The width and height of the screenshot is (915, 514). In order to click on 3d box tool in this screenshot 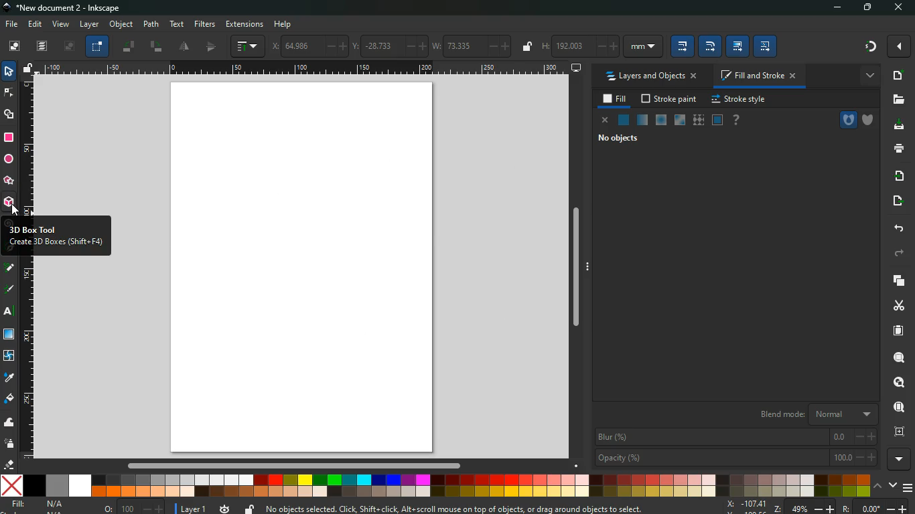, I will do `click(9, 204)`.